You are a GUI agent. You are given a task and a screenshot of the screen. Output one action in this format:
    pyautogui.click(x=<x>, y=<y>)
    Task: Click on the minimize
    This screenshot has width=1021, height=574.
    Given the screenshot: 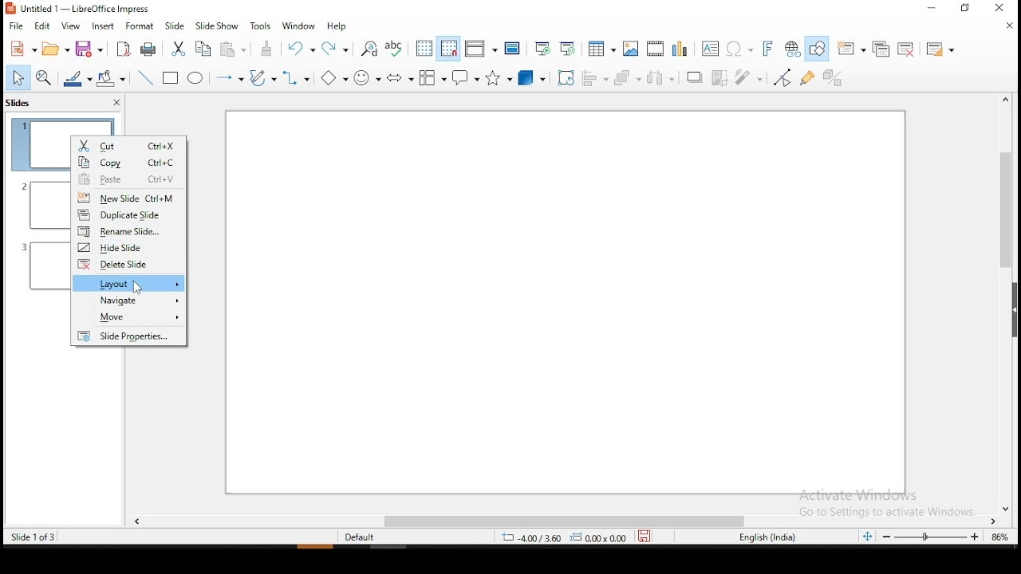 What is the action you would take?
    pyautogui.click(x=931, y=9)
    